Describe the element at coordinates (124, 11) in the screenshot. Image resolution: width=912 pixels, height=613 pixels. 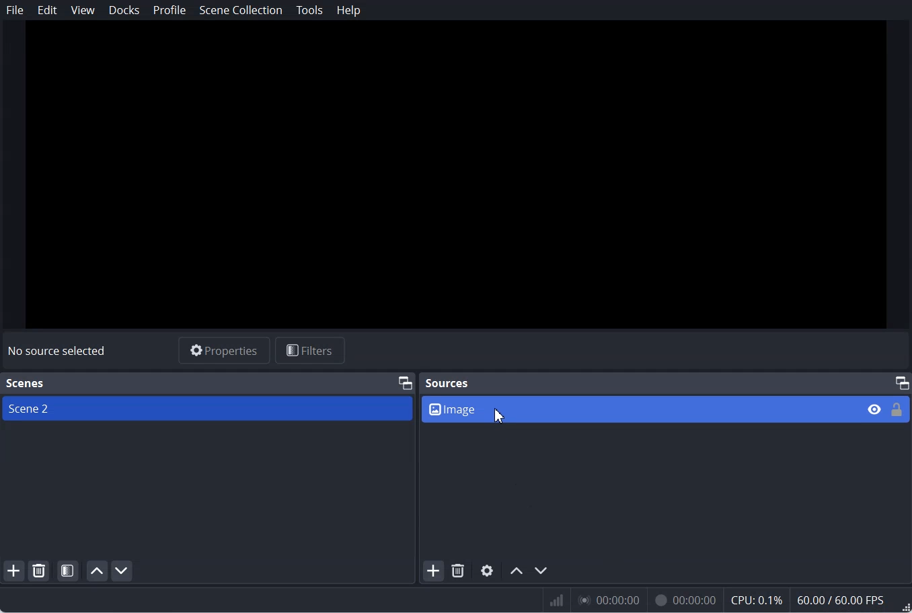
I see `Docks` at that location.